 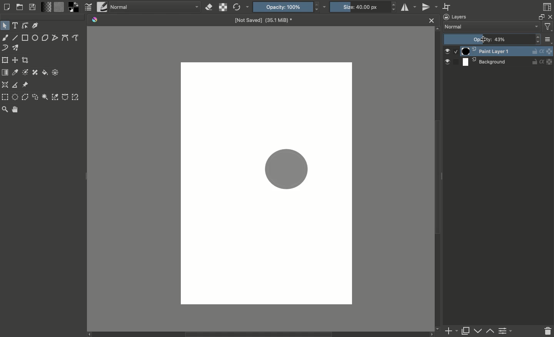 What do you see at coordinates (494, 51) in the screenshot?
I see `Paint layer` at bounding box center [494, 51].